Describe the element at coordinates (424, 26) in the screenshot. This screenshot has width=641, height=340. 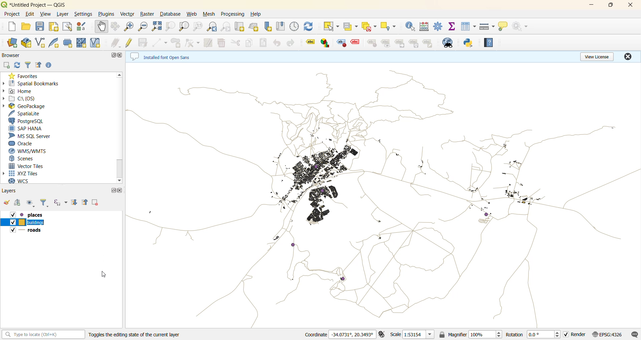
I see `calculator` at that location.